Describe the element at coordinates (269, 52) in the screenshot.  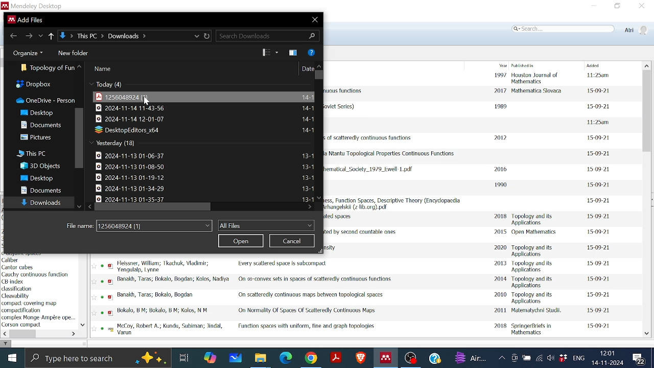
I see `View` at that location.